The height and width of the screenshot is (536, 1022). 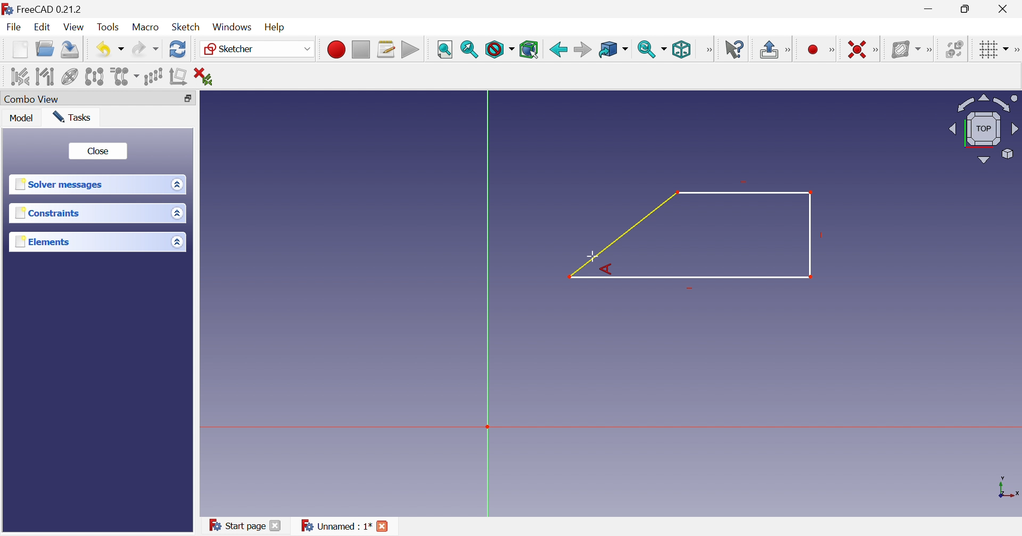 What do you see at coordinates (530, 49) in the screenshot?
I see `Bounding box` at bounding box center [530, 49].